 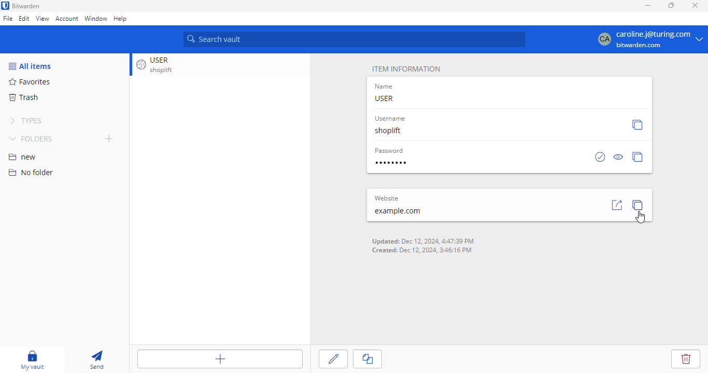 I want to click on trash, so click(x=23, y=97).